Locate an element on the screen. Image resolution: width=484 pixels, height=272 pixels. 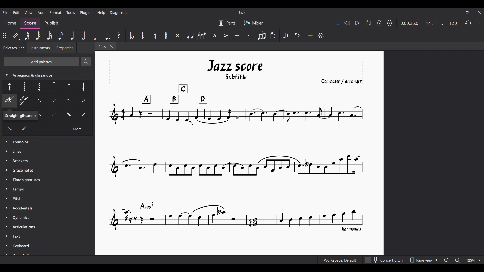
Palate 13 is located at coordinates (84, 101).